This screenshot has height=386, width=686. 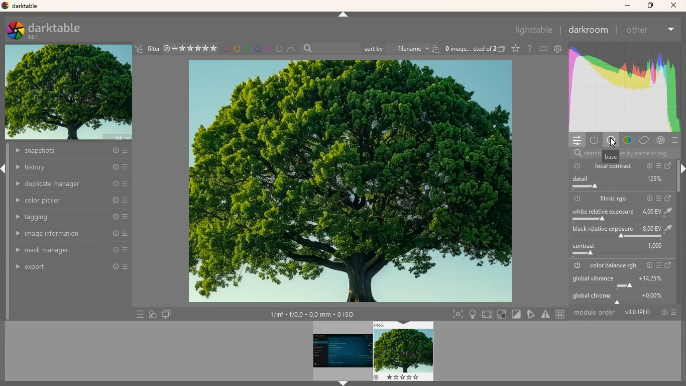 I want to click on image description, so click(x=471, y=48).